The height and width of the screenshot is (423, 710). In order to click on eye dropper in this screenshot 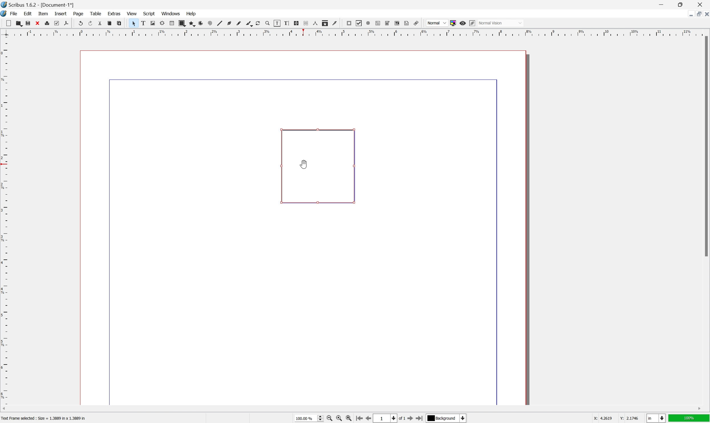, I will do `click(335, 23)`.